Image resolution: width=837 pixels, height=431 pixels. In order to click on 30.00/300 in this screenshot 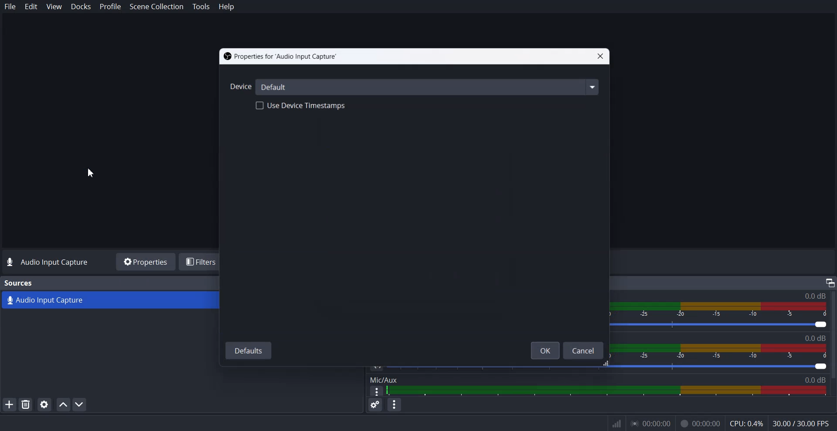, I will do `click(804, 424)`.